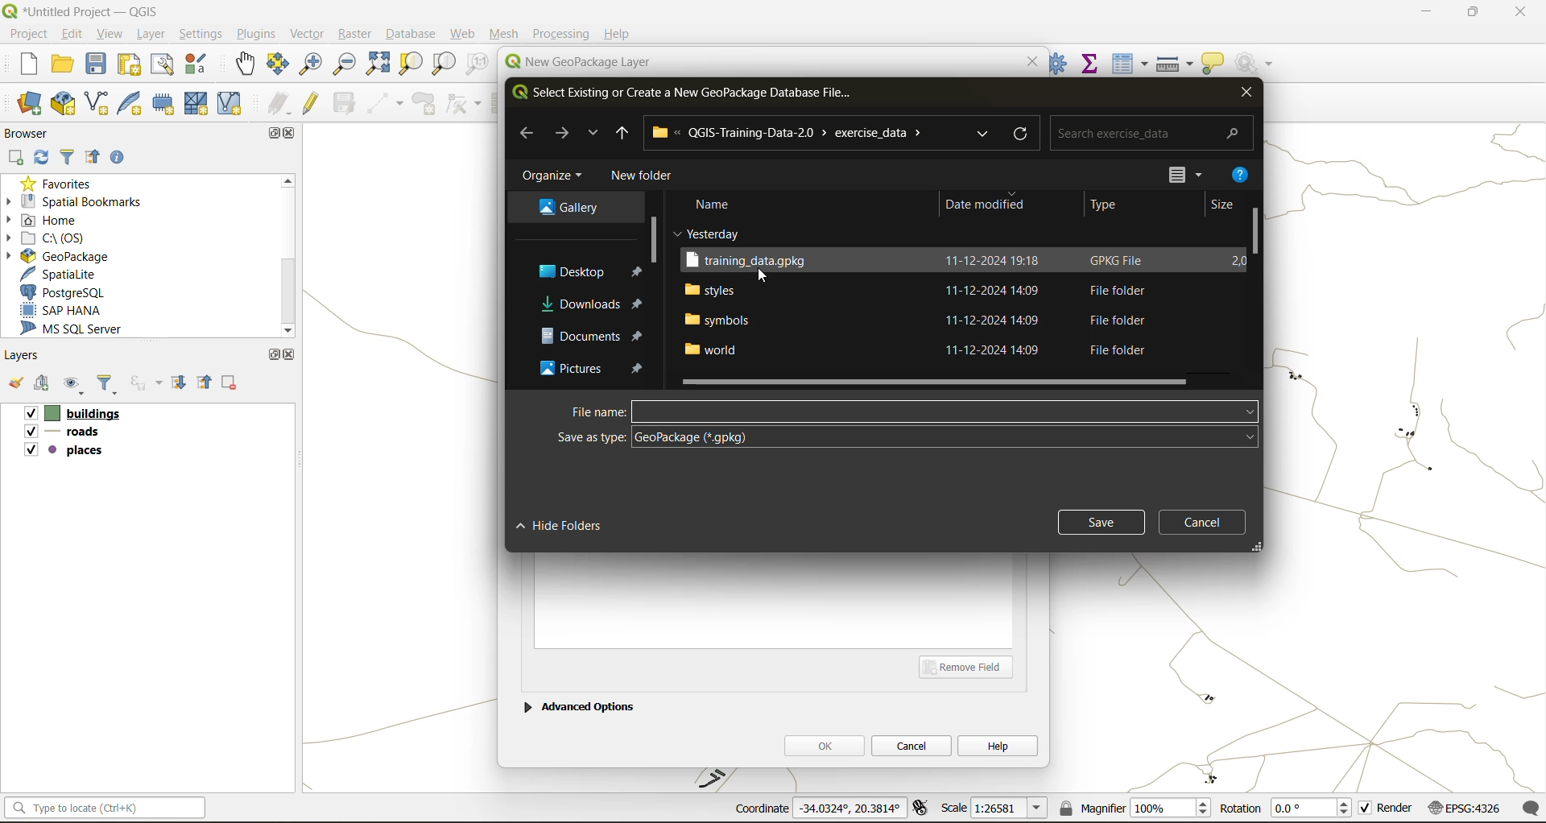 The image size is (1546, 823). What do you see at coordinates (20, 66) in the screenshot?
I see `new` at bounding box center [20, 66].